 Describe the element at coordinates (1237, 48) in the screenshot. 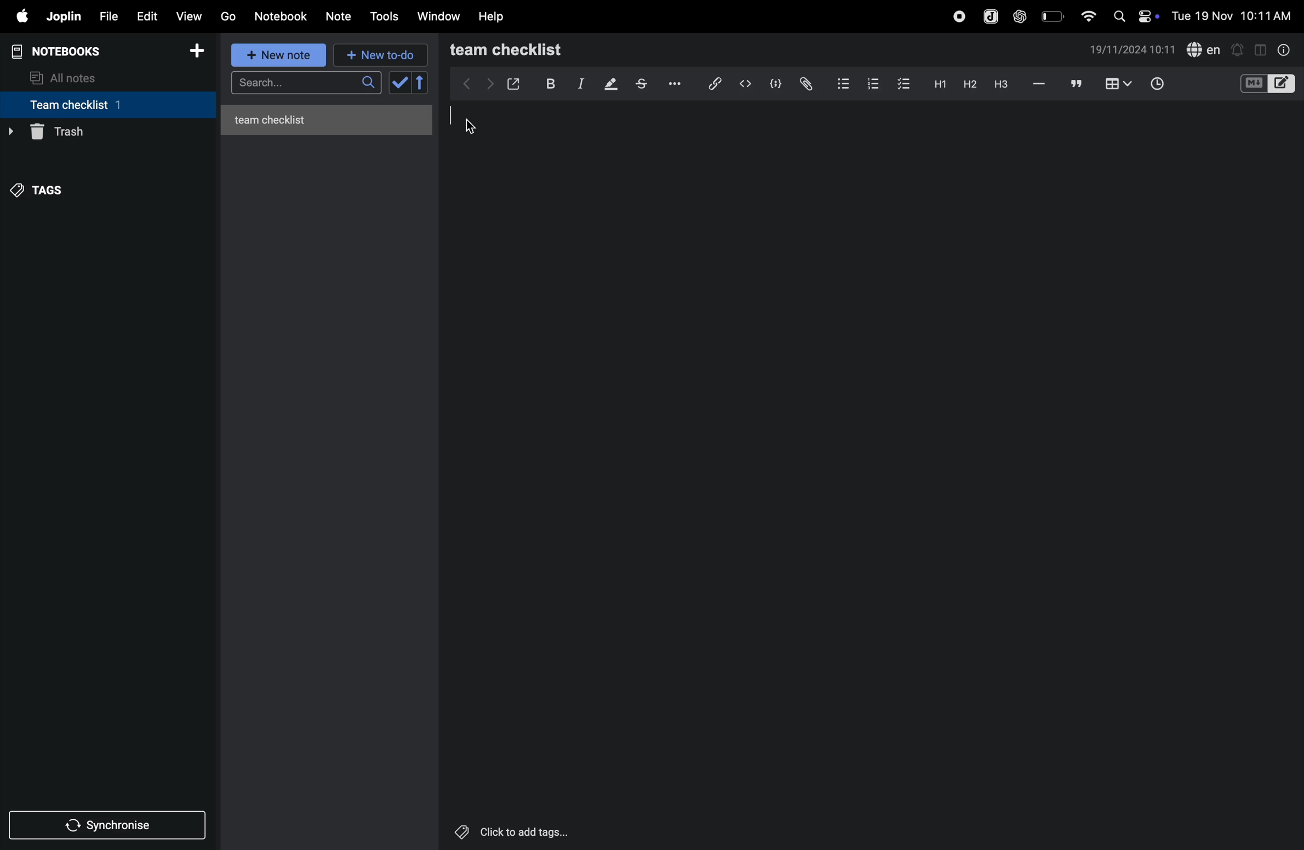

I see `` at that location.